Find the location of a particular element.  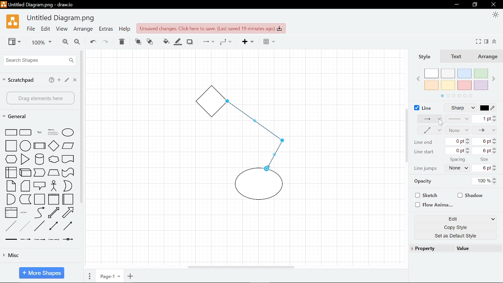

shape is located at coordinates (55, 160).